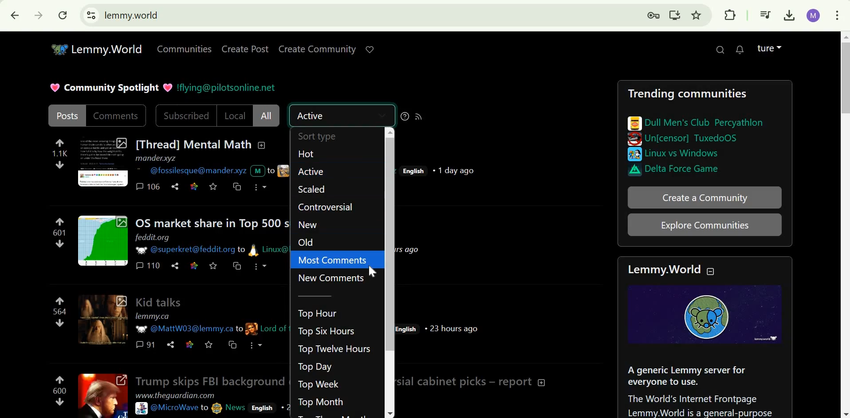 The height and width of the screenshot is (418, 850). Describe the element at coordinates (210, 383) in the screenshot. I see `Trump skips FBI background checks for controversial cabinet picks - report` at that location.